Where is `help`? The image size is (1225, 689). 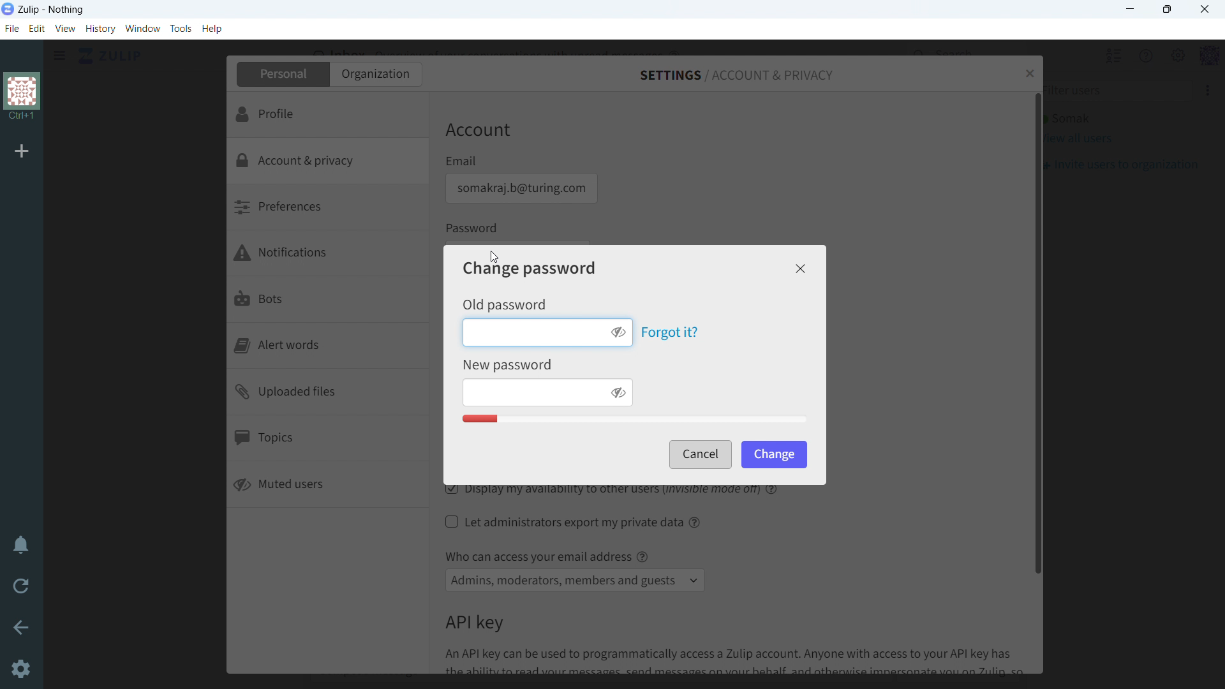
help is located at coordinates (696, 522).